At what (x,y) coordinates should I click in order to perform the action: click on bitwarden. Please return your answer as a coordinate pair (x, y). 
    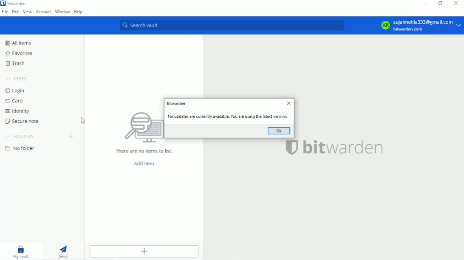
    Looking at the image, I should click on (345, 148).